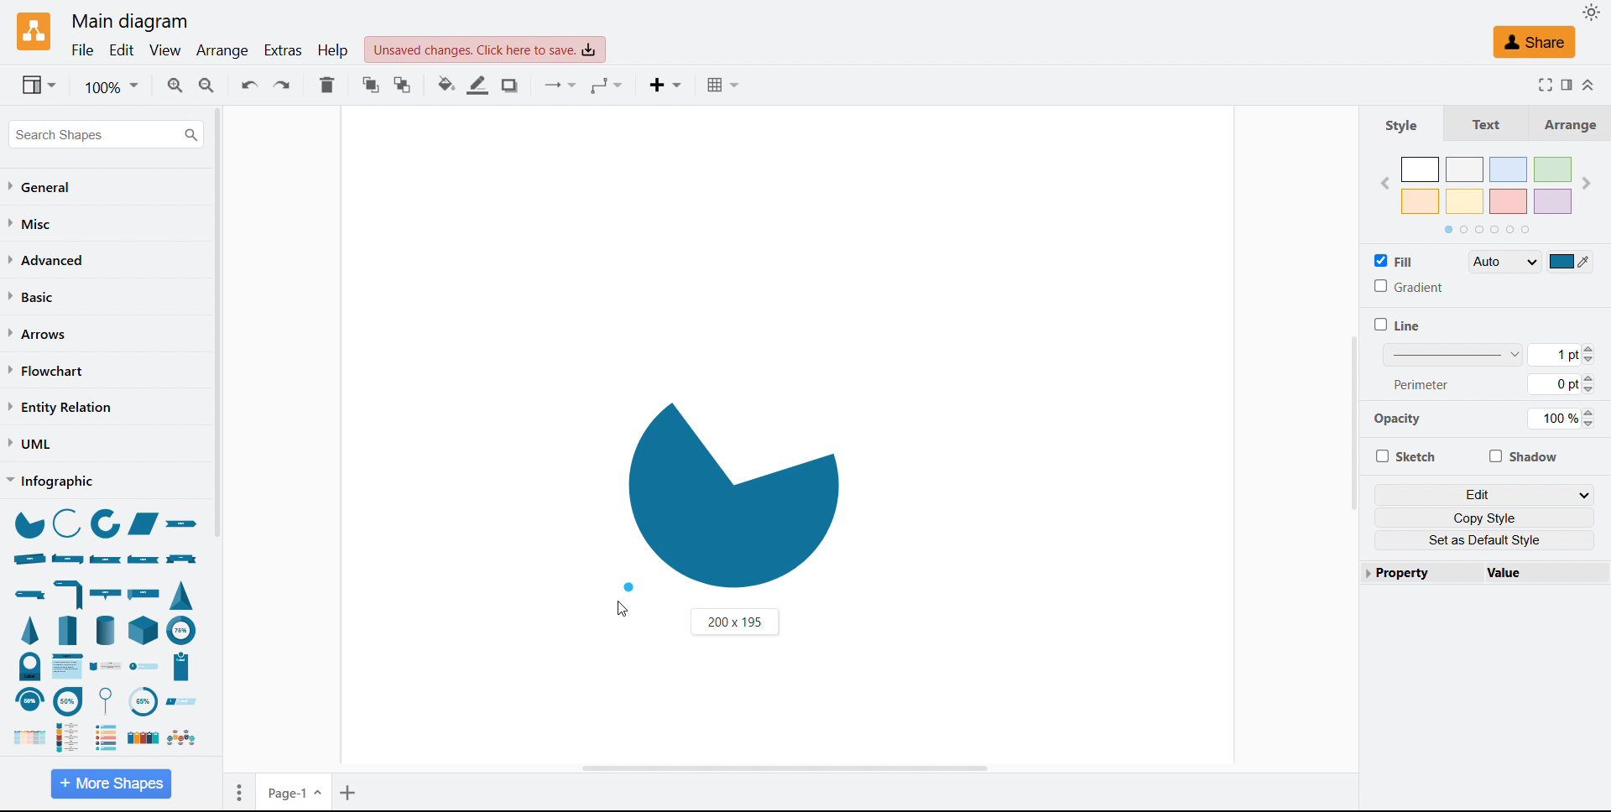 The width and height of the screenshot is (1611, 812). I want to click on Set line width , so click(1488, 354).